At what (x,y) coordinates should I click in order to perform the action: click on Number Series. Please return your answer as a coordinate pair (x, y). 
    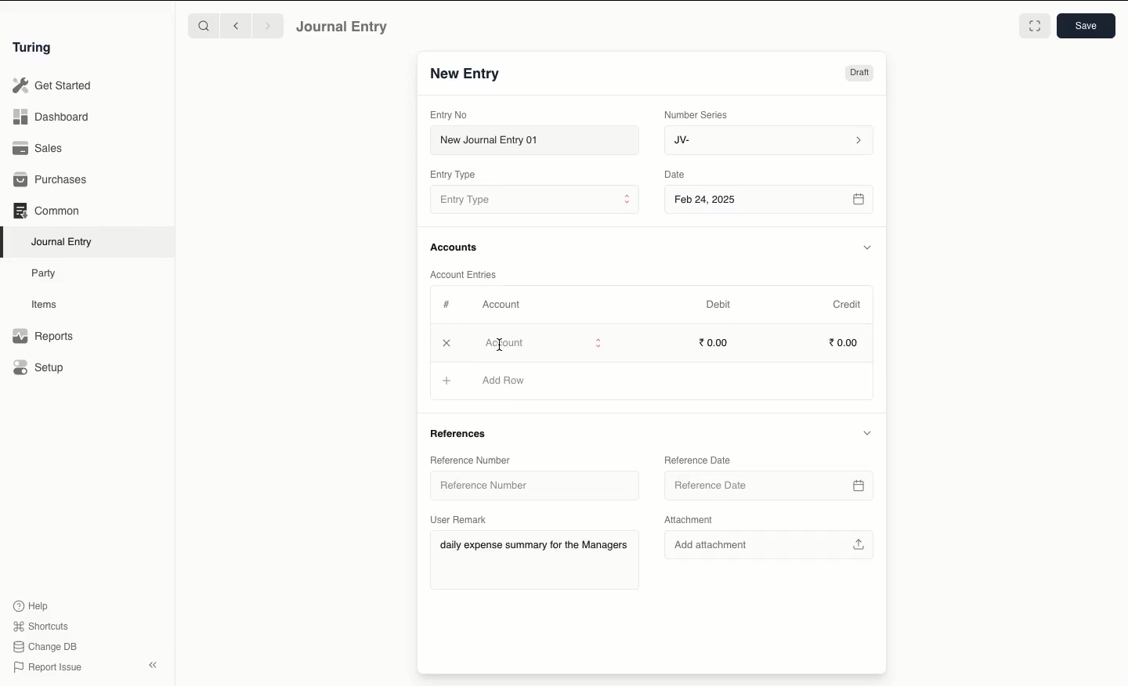
    Looking at the image, I should click on (699, 115).